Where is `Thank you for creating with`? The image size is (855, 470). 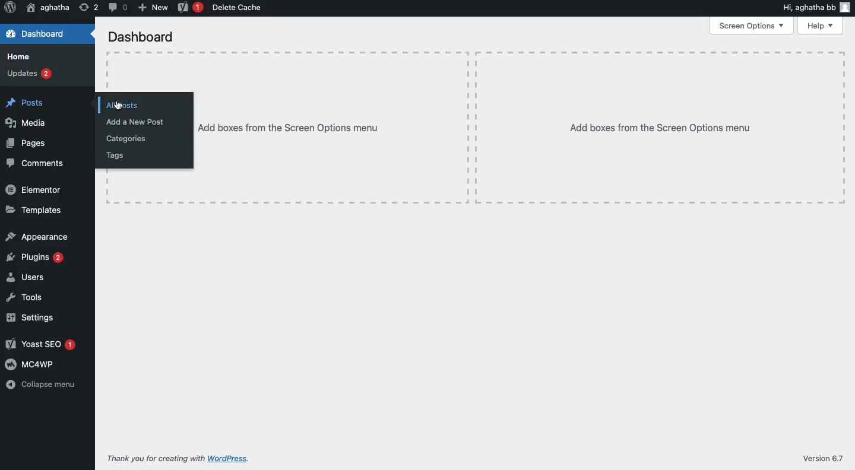 Thank you for creating with is located at coordinates (154, 456).